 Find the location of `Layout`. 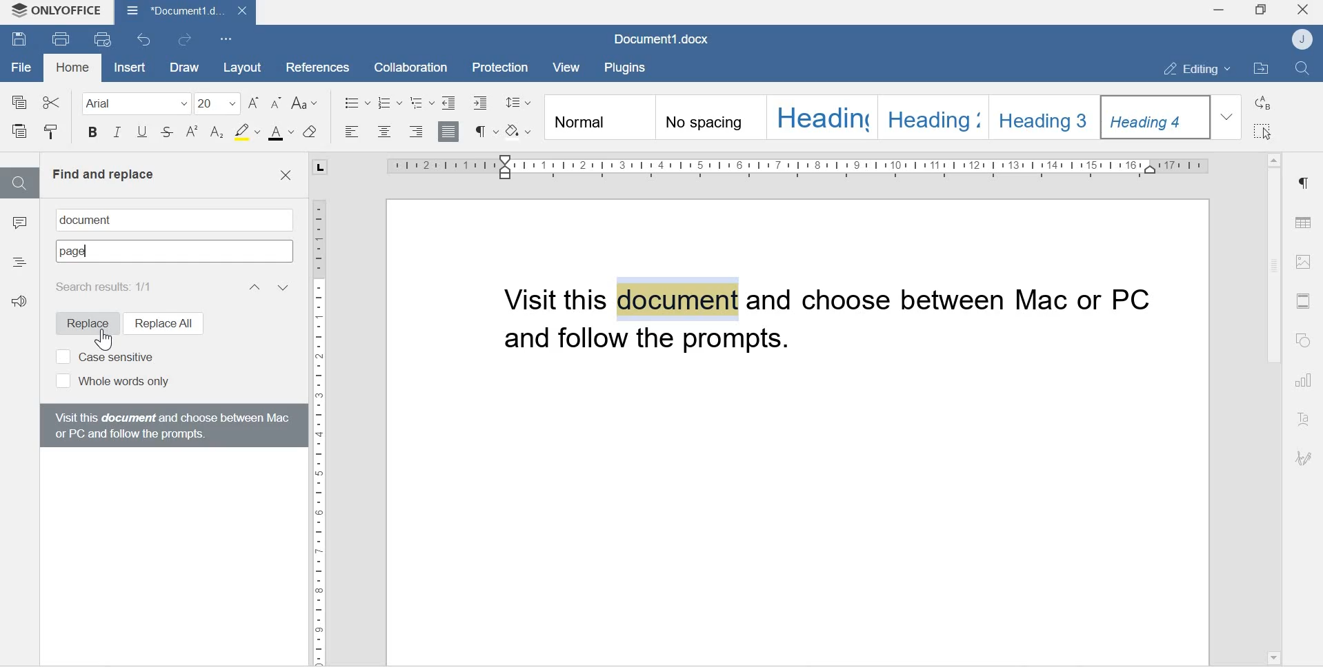

Layout is located at coordinates (241, 67).